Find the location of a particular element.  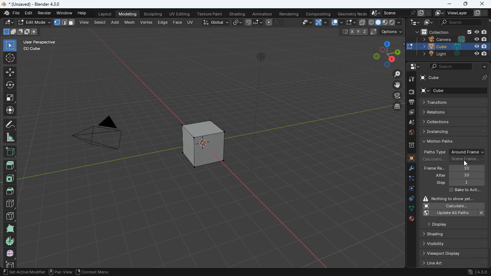

camera is located at coordinates (95, 137).